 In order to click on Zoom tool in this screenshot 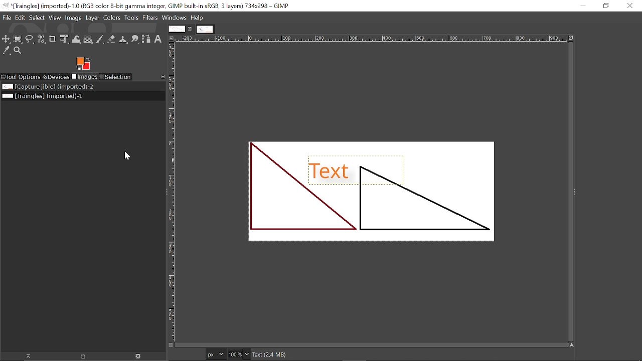, I will do `click(19, 50)`.